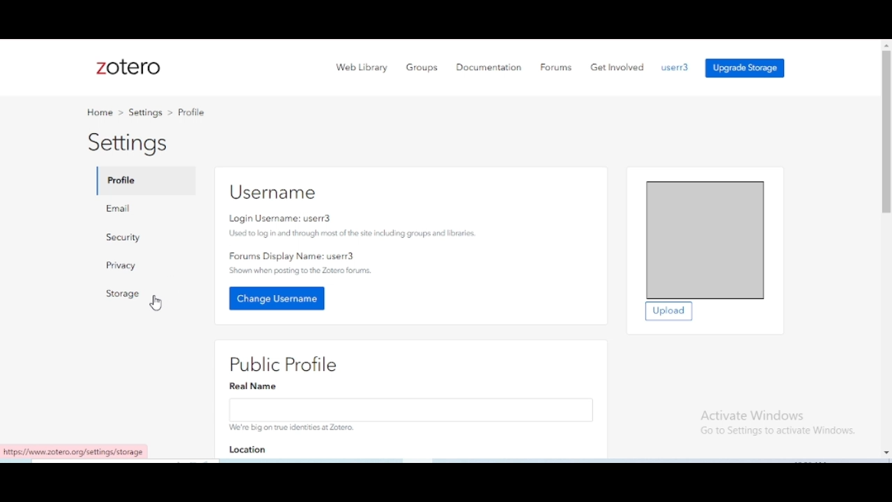 The image size is (892, 502). What do you see at coordinates (489, 67) in the screenshot?
I see `documentation` at bounding box center [489, 67].